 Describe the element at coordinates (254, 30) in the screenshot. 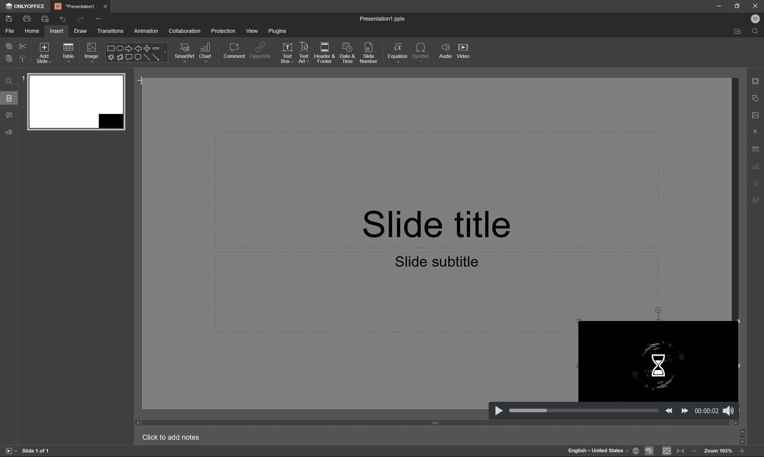

I see `view` at that location.